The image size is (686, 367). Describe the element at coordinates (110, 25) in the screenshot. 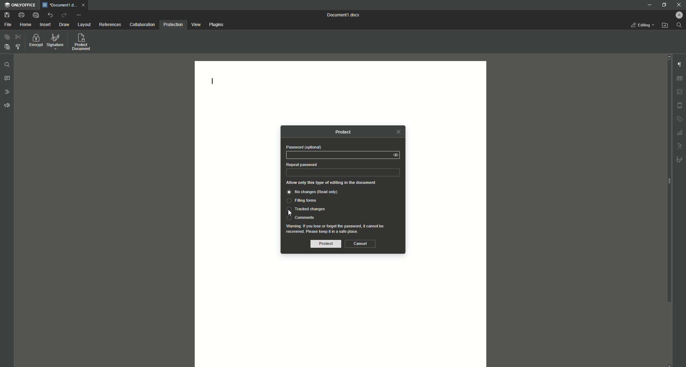

I see `References` at that location.